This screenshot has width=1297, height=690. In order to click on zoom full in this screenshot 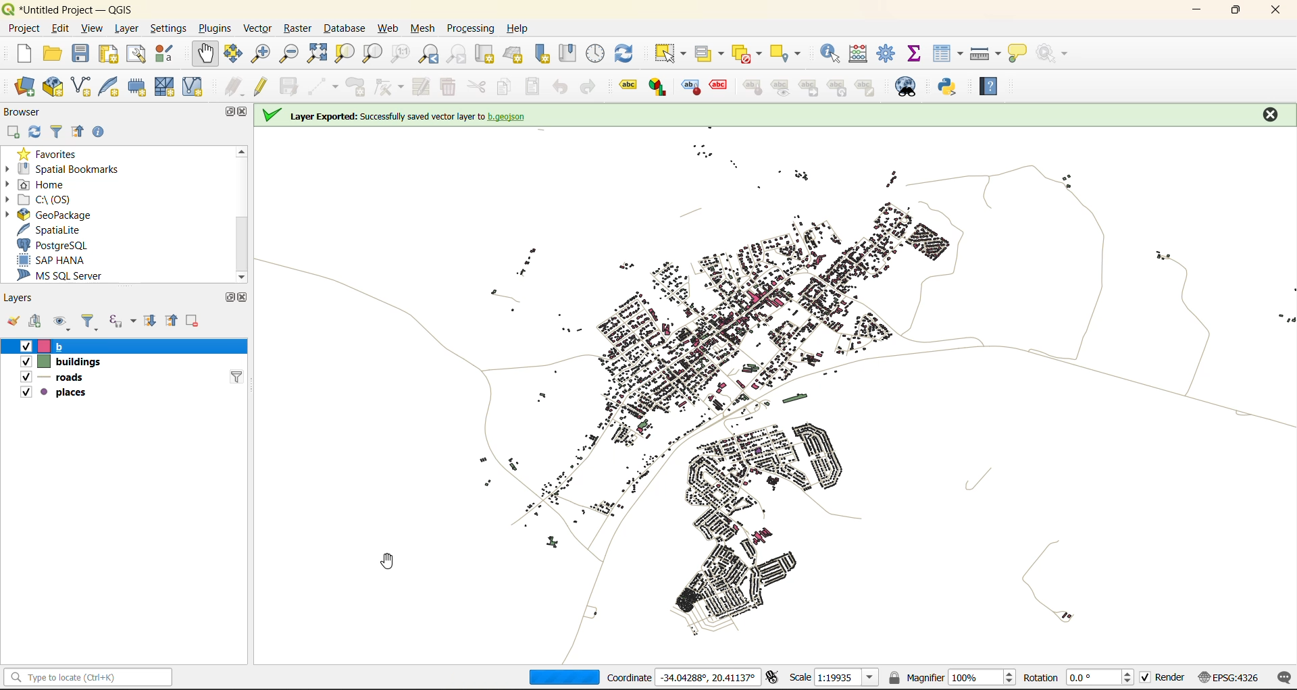, I will do `click(316, 53)`.